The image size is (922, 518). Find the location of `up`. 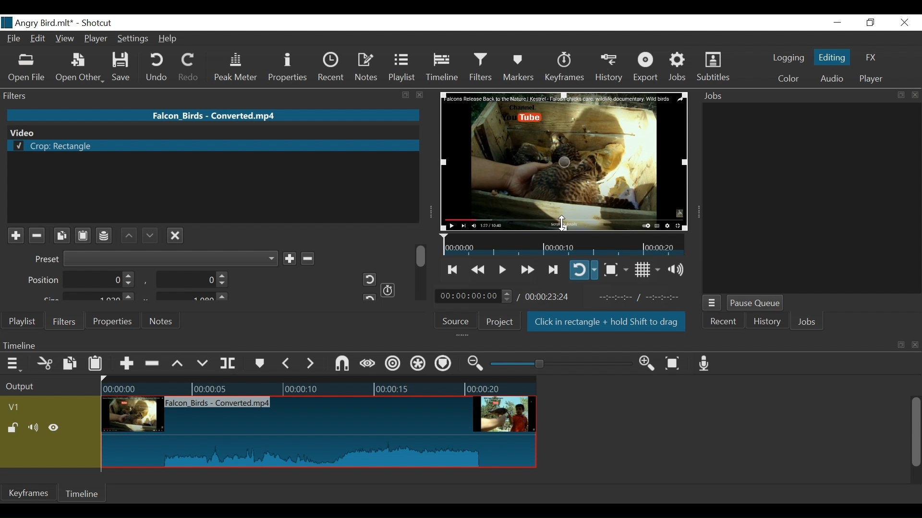

up is located at coordinates (129, 235).